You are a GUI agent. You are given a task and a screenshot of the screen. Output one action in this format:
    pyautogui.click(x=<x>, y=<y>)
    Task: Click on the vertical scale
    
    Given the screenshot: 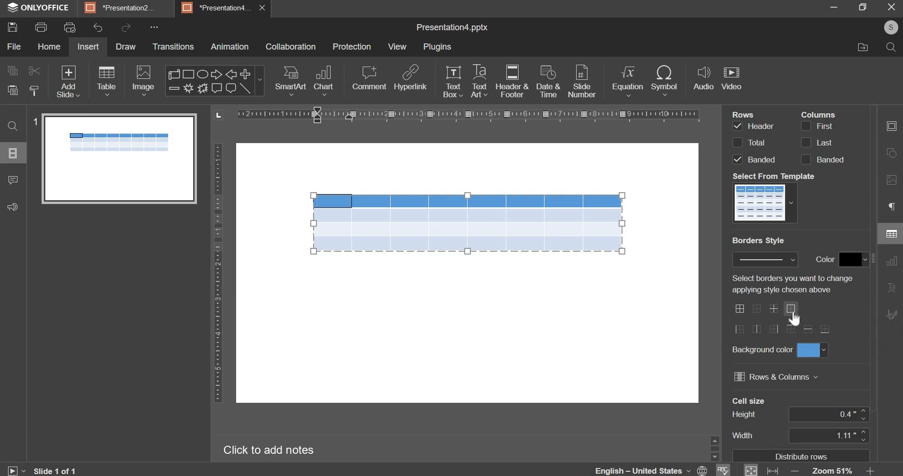 What is the action you would take?
    pyautogui.click(x=457, y=116)
    